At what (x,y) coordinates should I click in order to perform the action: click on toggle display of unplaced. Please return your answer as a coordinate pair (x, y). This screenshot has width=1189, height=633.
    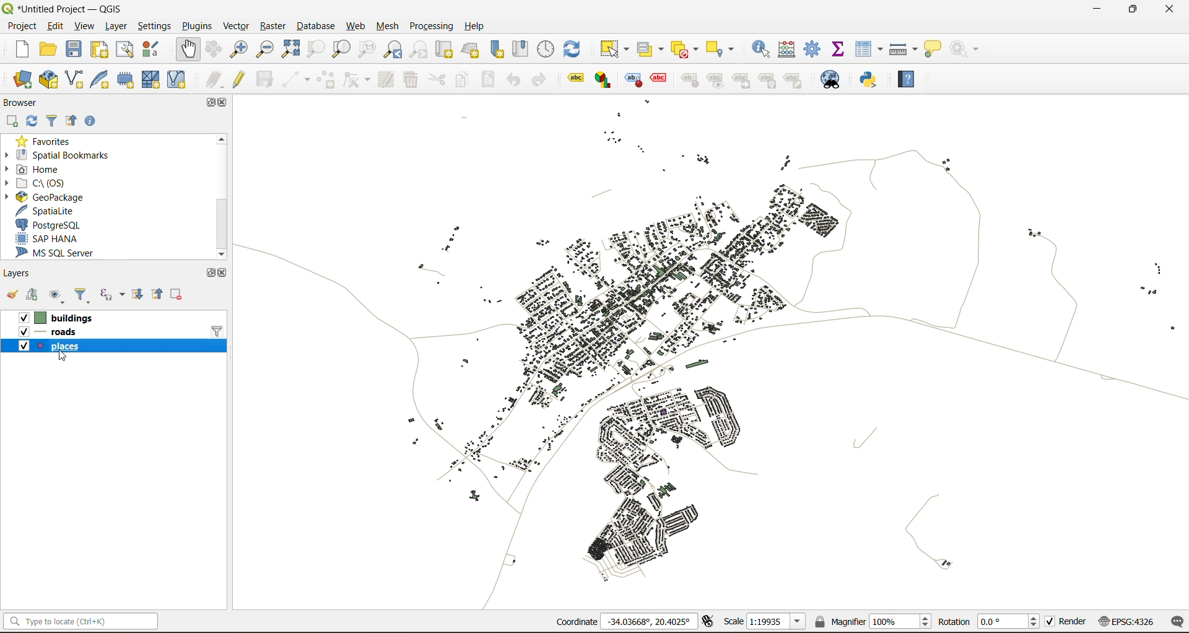
    Looking at the image, I should click on (660, 80).